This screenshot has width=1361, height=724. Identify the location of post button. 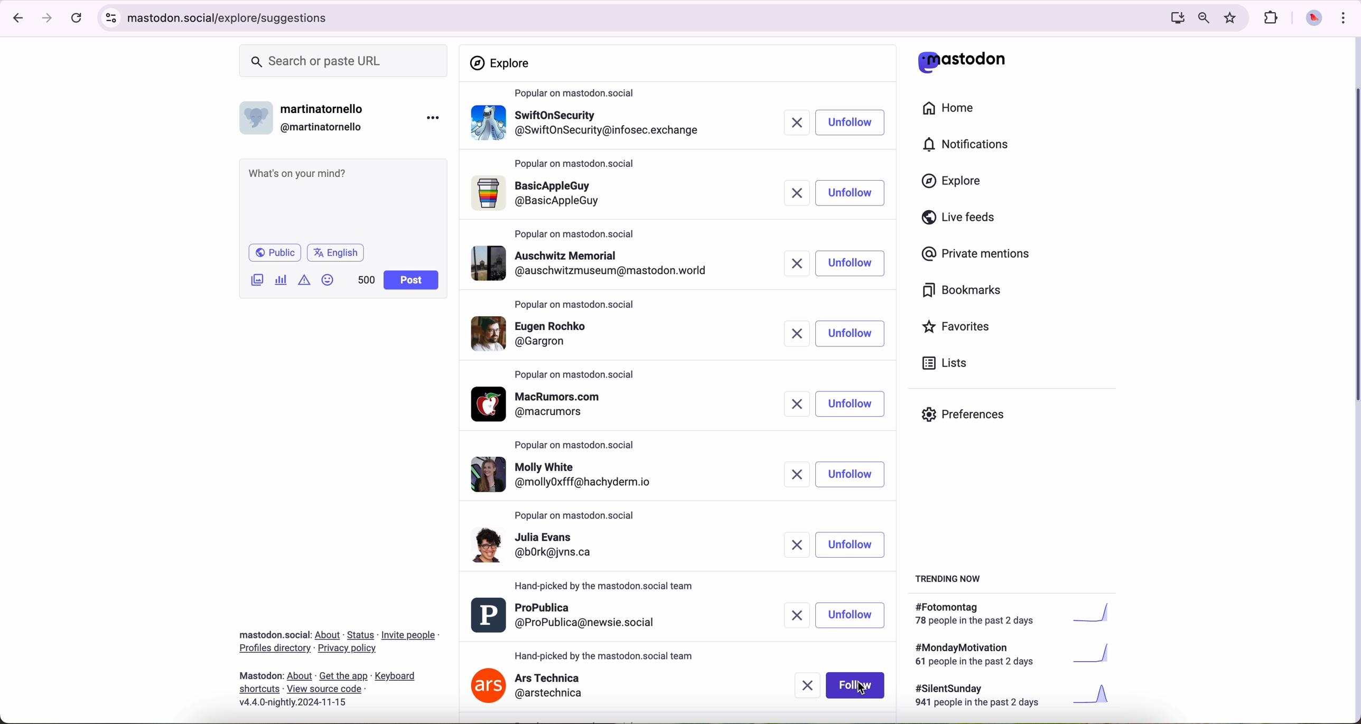
(412, 280).